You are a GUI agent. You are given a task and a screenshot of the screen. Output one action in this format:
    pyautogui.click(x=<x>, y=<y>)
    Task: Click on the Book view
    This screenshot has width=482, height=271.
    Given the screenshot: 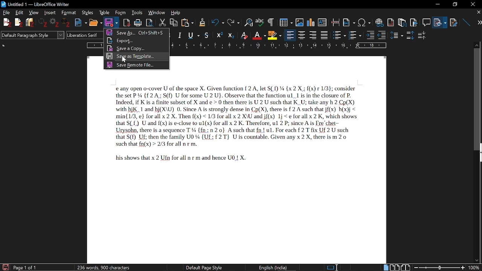 What is the action you would take?
    pyautogui.click(x=406, y=267)
    